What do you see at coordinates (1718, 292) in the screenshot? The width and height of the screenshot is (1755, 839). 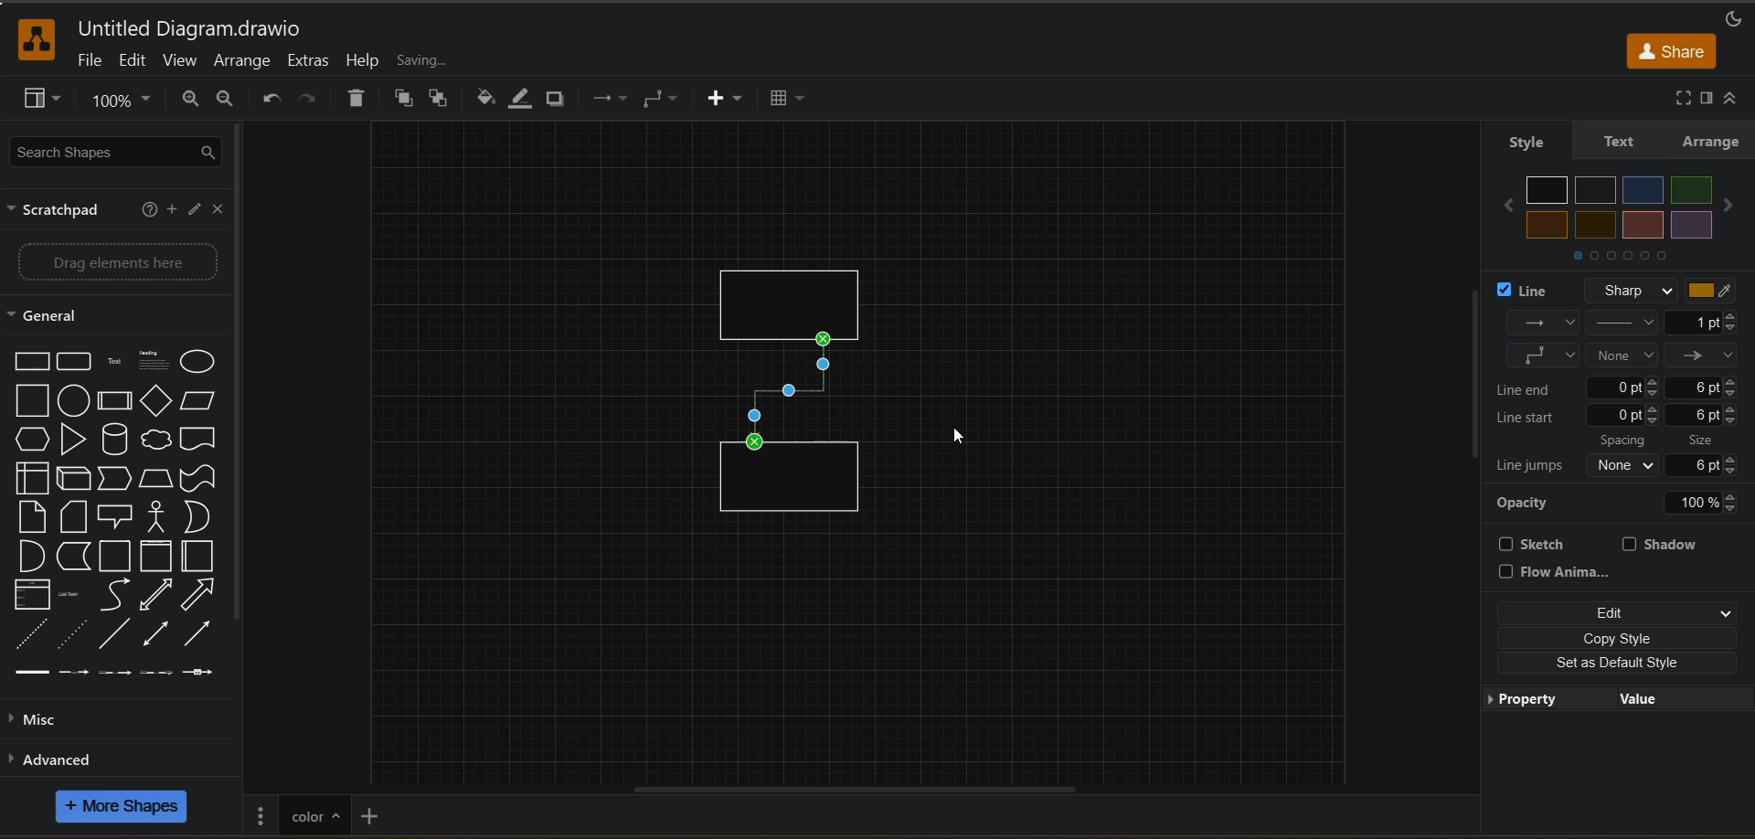 I see `line color` at bounding box center [1718, 292].